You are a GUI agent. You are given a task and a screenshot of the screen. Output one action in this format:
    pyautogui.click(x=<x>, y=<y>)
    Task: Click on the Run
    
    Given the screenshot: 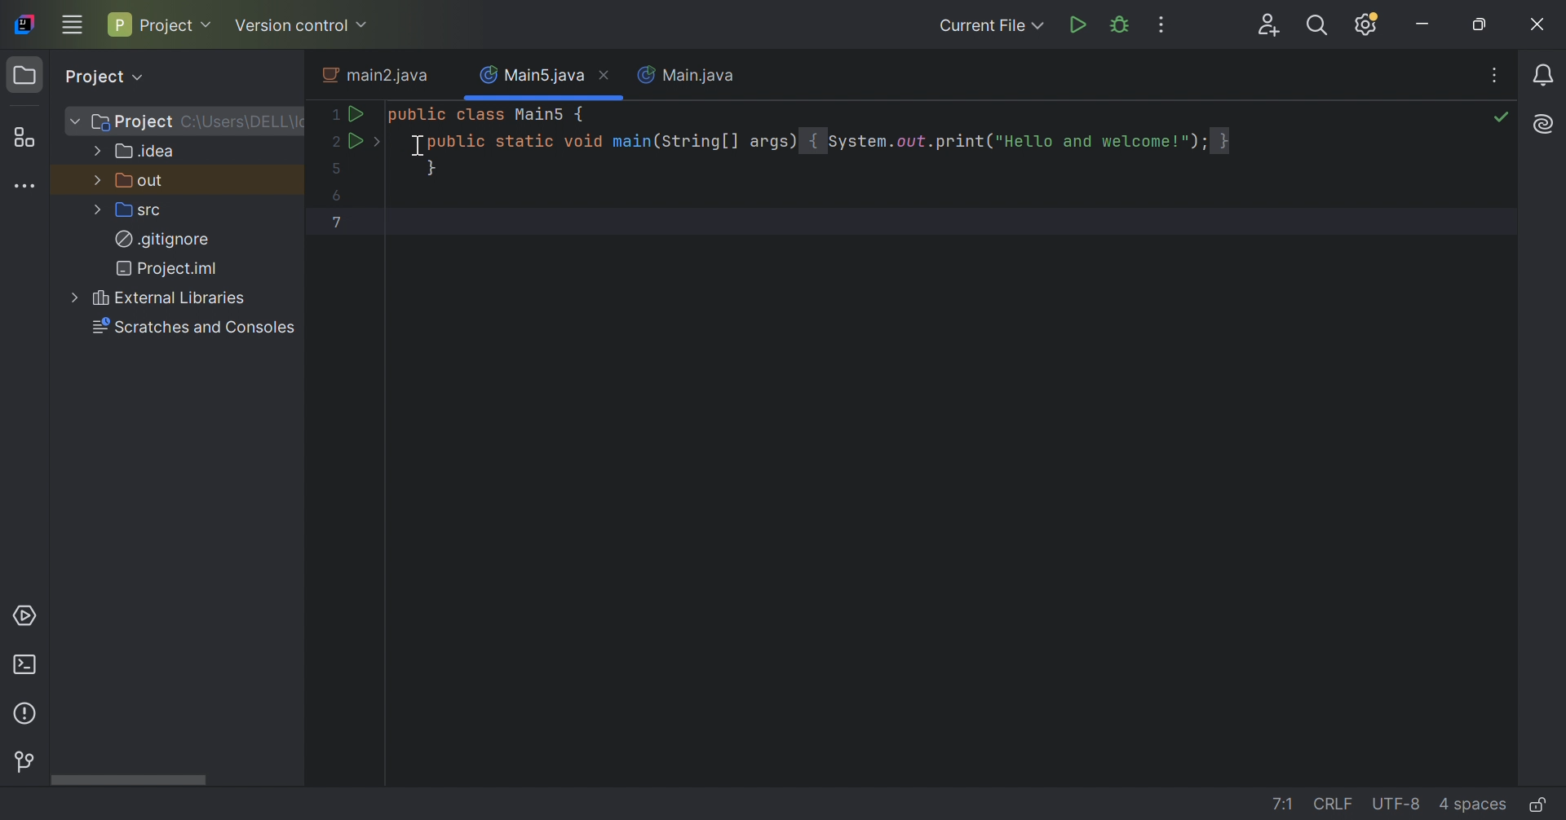 What is the action you would take?
    pyautogui.click(x=355, y=139)
    